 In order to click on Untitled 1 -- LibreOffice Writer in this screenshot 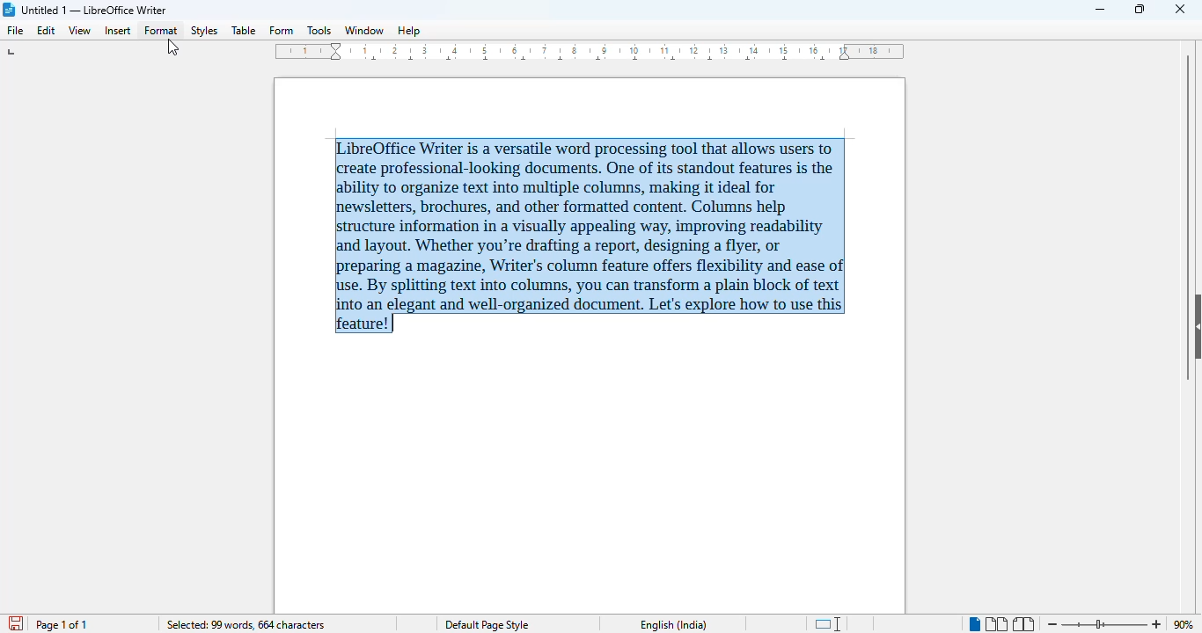, I will do `click(97, 9)`.